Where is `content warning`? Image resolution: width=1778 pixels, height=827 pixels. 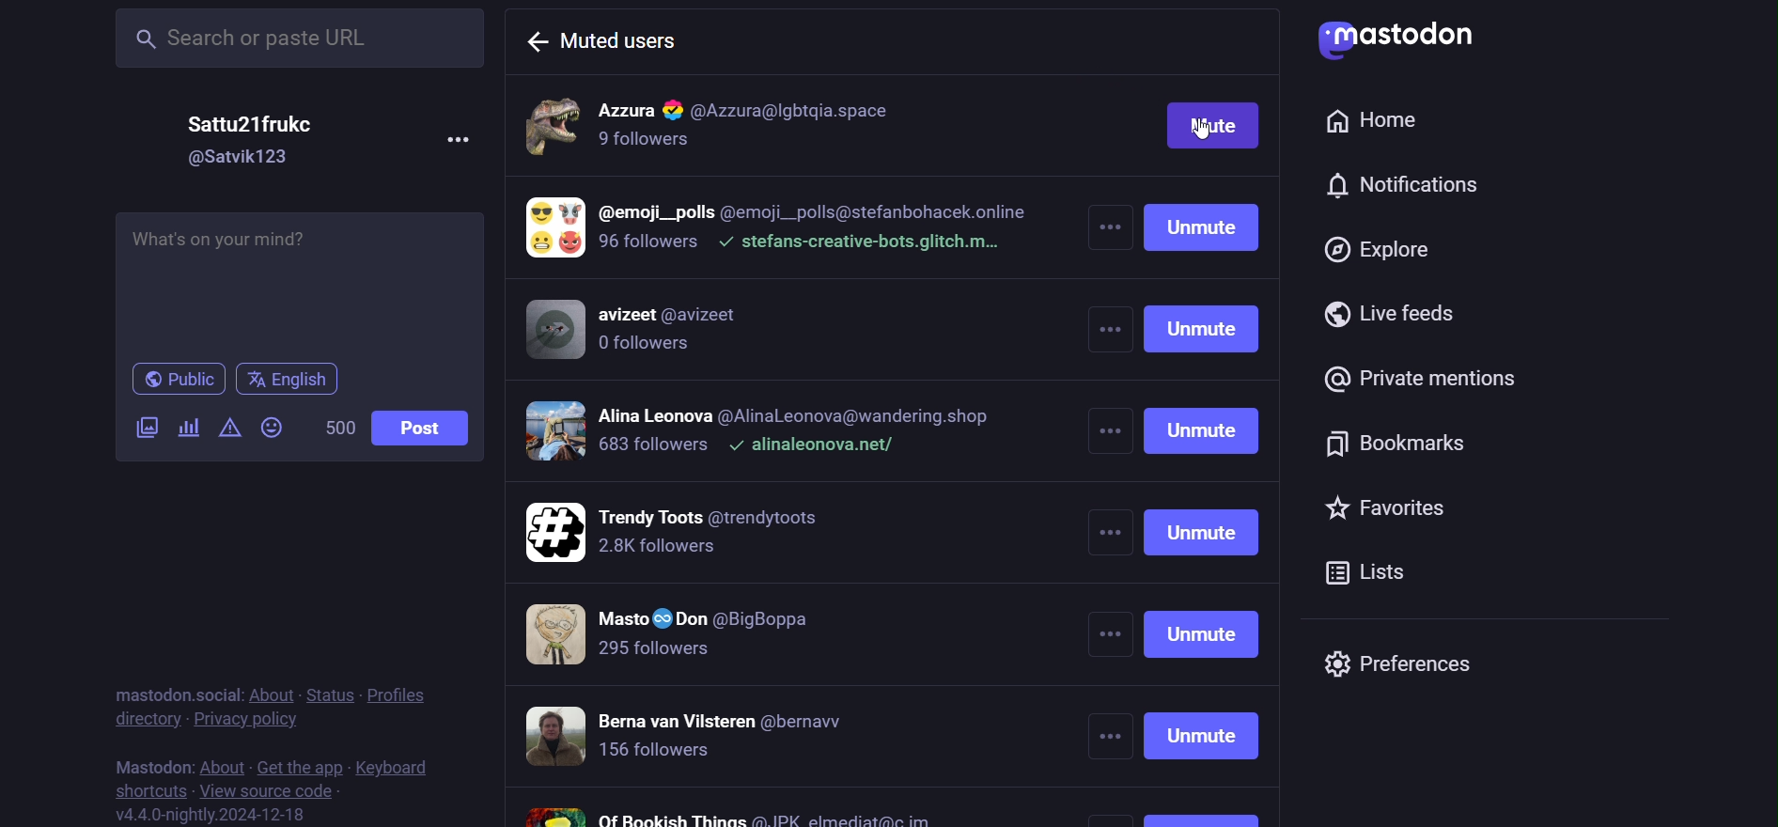 content warning is located at coordinates (231, 427).